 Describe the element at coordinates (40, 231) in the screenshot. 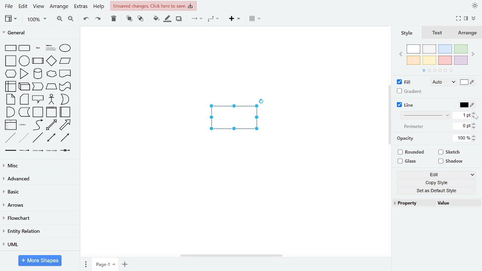

I see `entity relation` at that location.